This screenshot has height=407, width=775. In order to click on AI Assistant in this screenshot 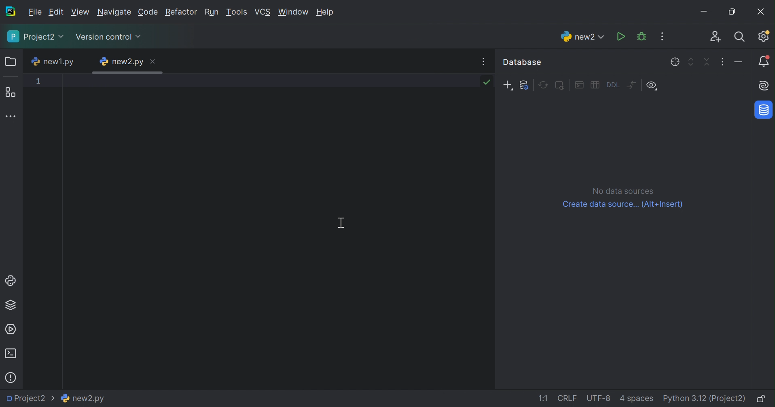, I will do `click(766, 87)`.